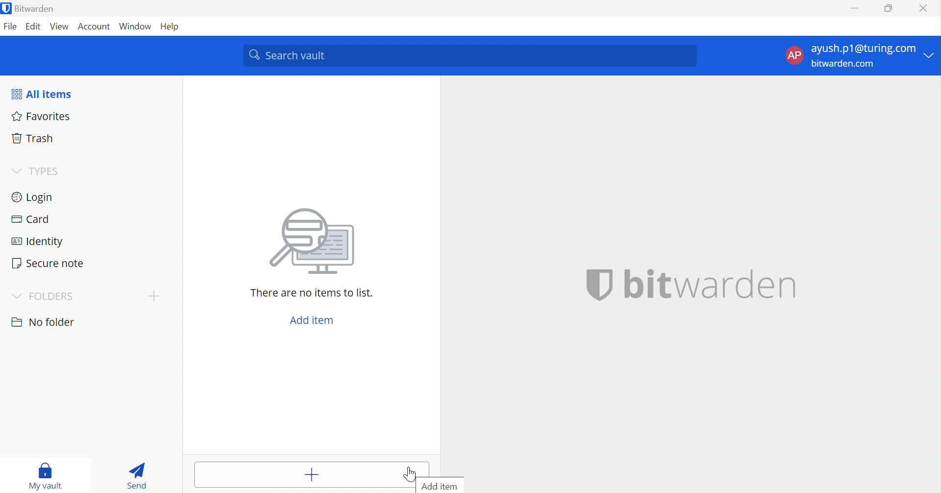 The image size is (941, 493). I want to click on Identify, so click(37, 243).